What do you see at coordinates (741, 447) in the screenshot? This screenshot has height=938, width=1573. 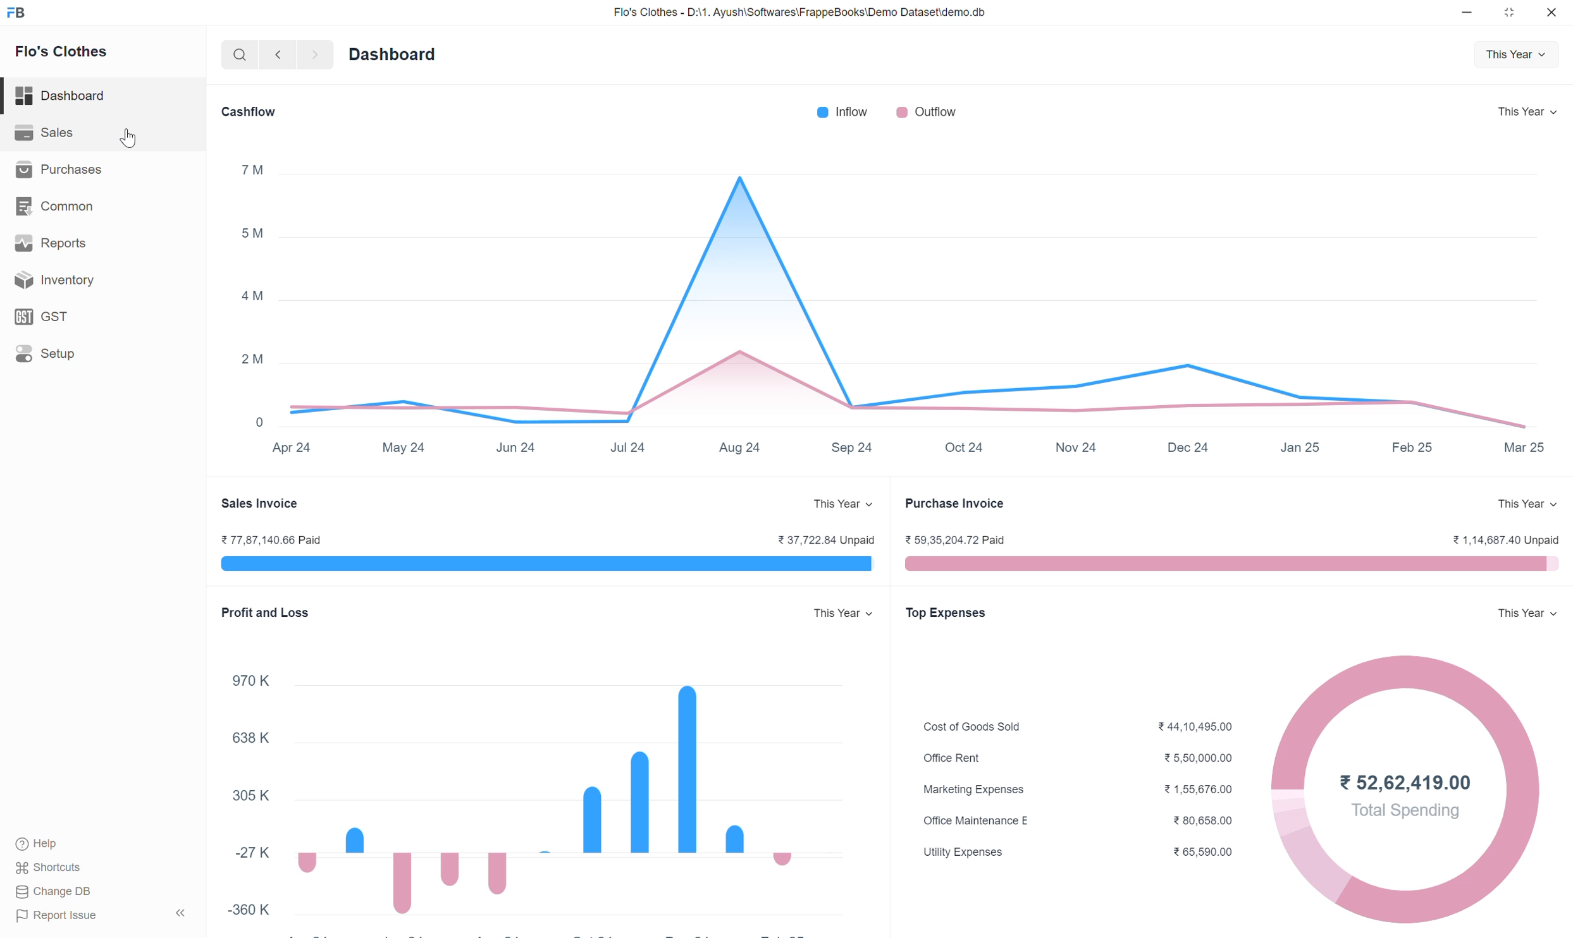 I see `Aug 24` at bounding box center [741, 447].